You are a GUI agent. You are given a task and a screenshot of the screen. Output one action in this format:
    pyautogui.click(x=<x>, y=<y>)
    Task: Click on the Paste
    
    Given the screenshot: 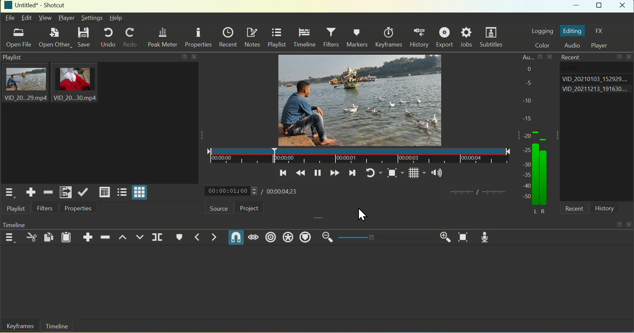 What is the action you would take?
    pyautogui.click(x=67, y=237)
    